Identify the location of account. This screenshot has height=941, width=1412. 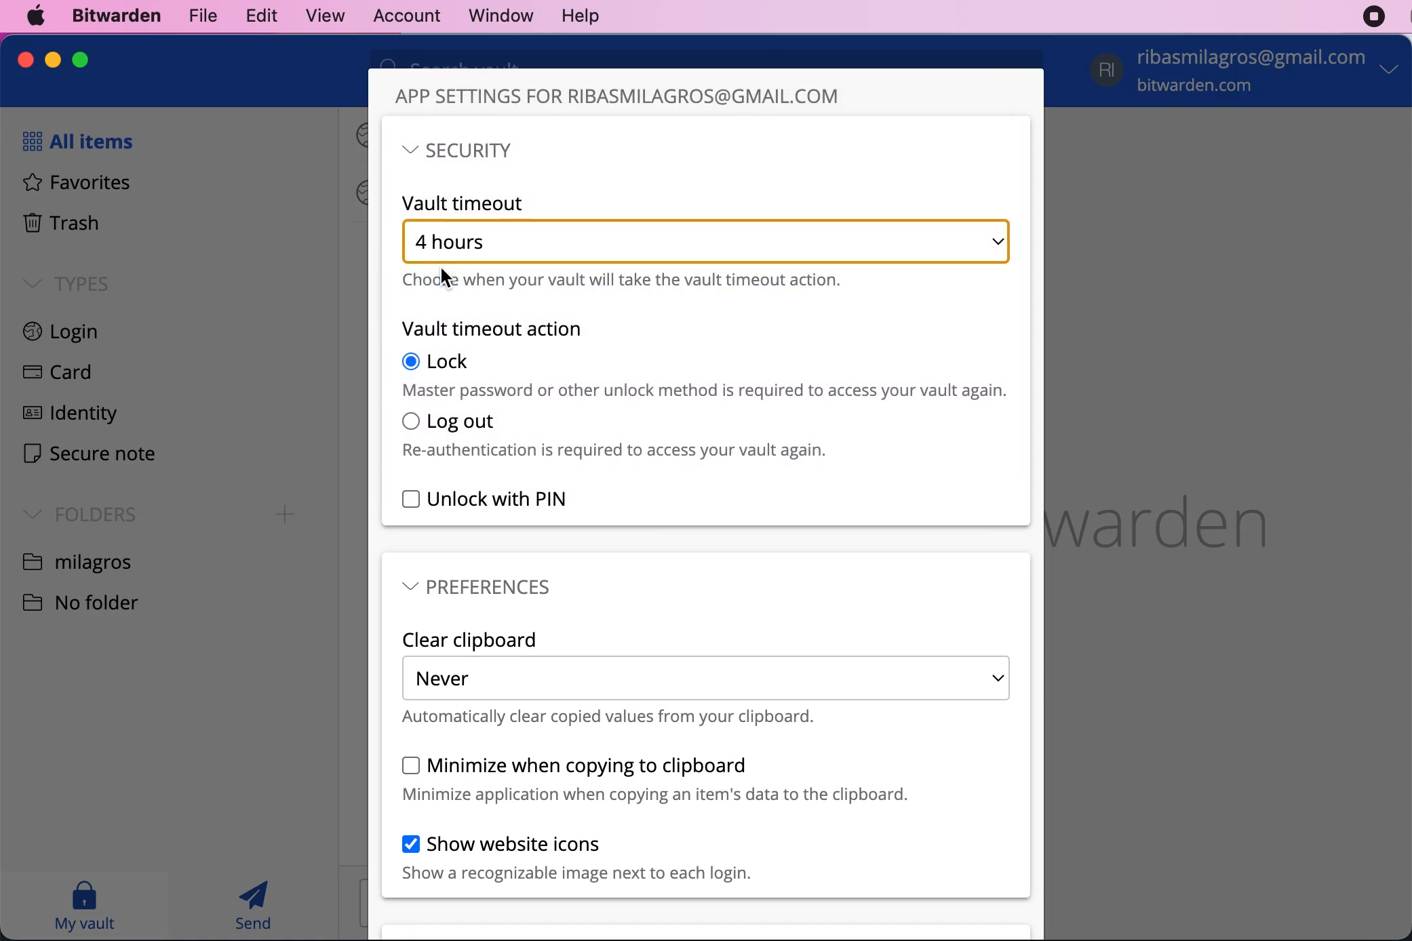
(401, 14).